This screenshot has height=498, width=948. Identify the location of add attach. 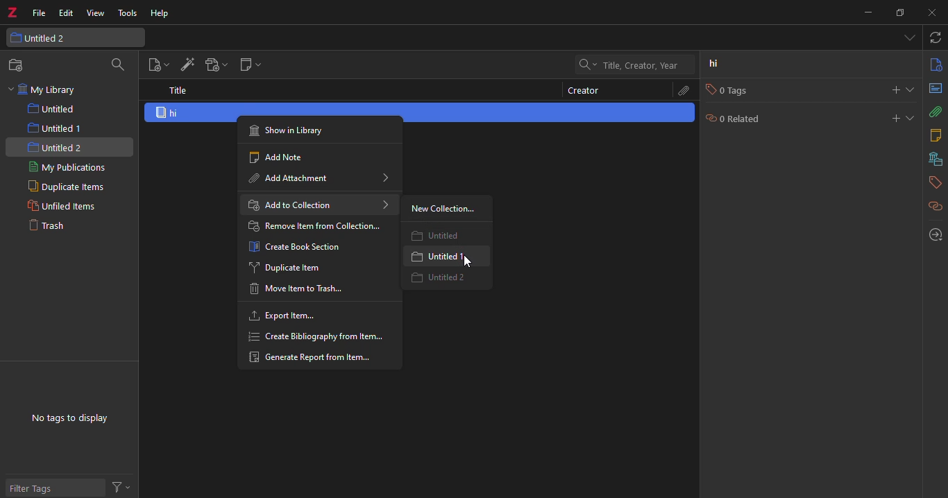
(214, 66).